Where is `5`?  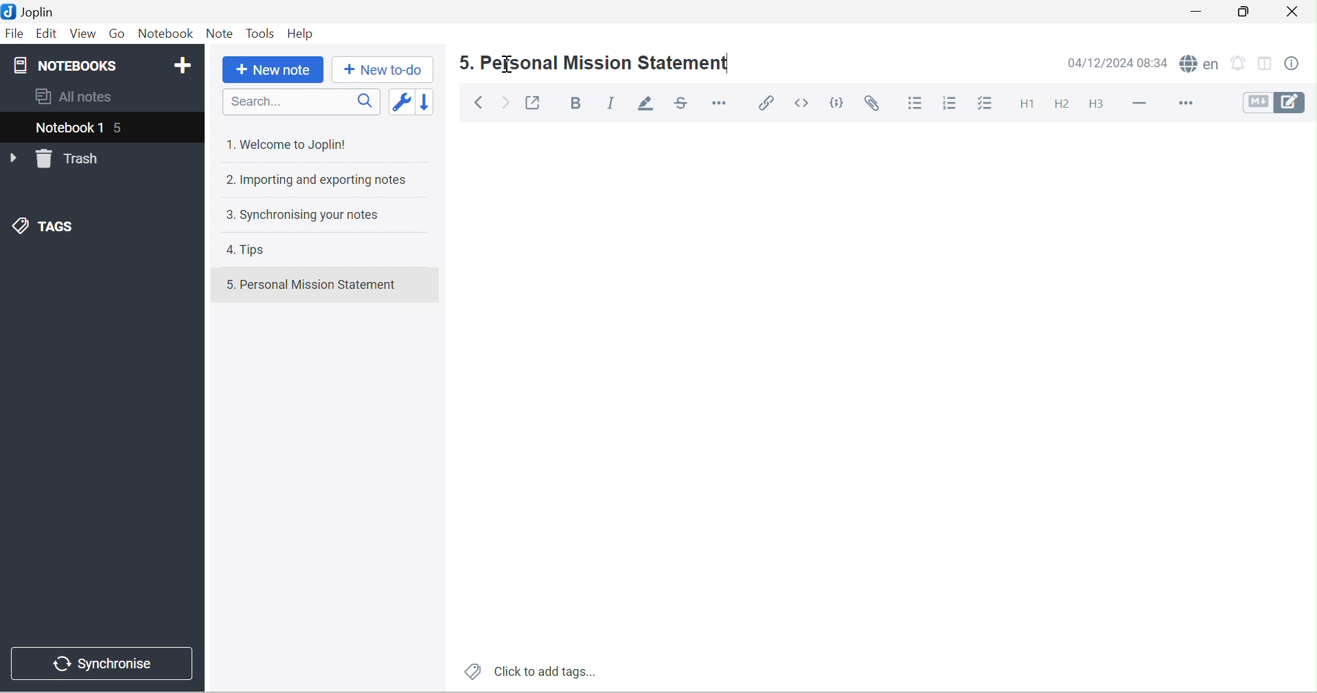
5 is located at coordinates (119, 129).